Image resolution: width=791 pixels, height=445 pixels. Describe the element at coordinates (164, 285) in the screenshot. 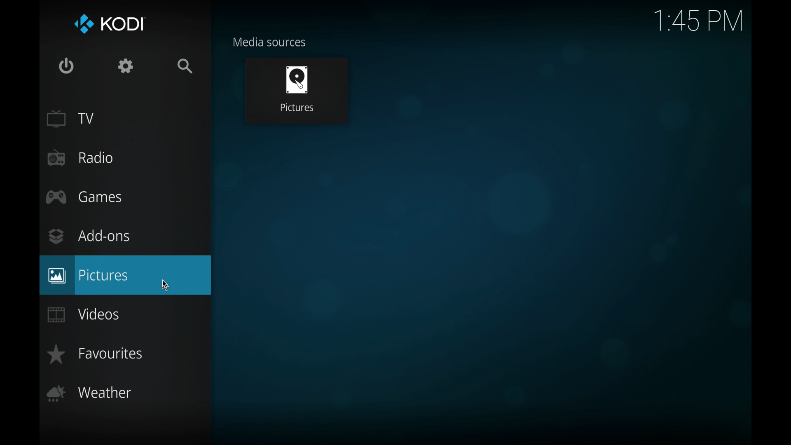

I see `cursor` at that location.